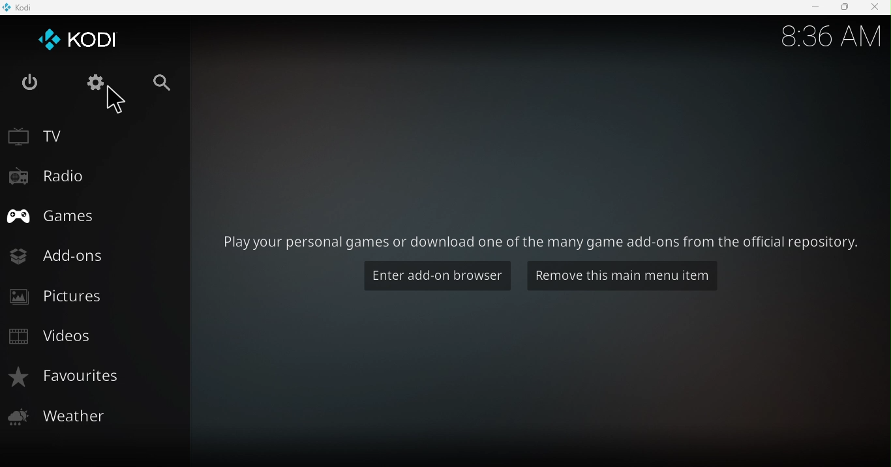 This screenshot has width=891, height=467. I want to click on Kodi icon, so click(82, 38).